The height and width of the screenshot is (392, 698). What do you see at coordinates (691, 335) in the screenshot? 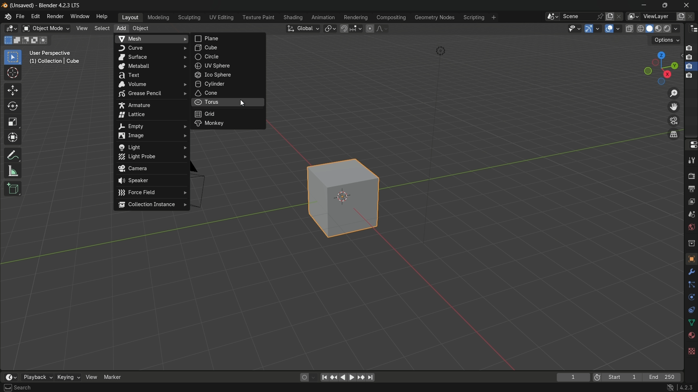
I see `material` at bounding box center [691, 335].